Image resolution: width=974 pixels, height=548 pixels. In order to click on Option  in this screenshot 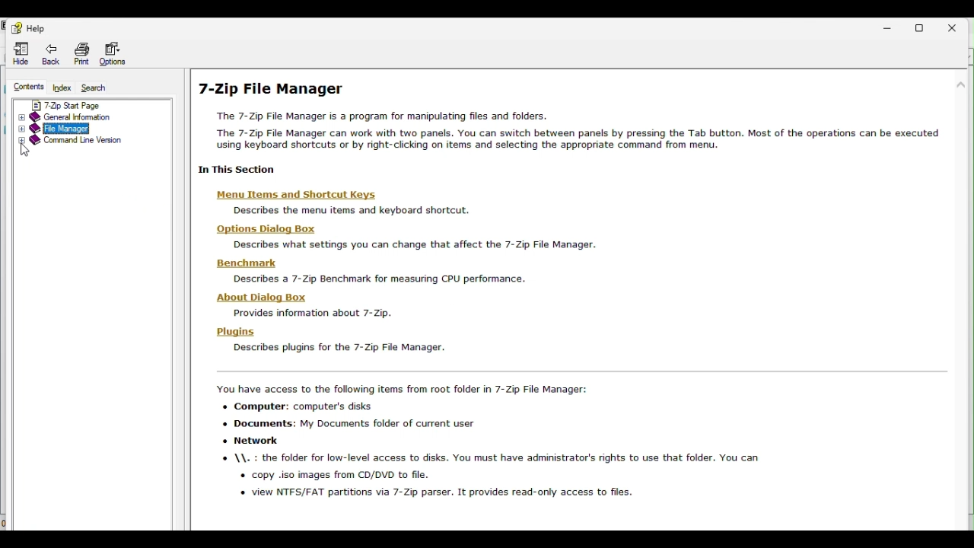, I will do `click(113, 53)`.